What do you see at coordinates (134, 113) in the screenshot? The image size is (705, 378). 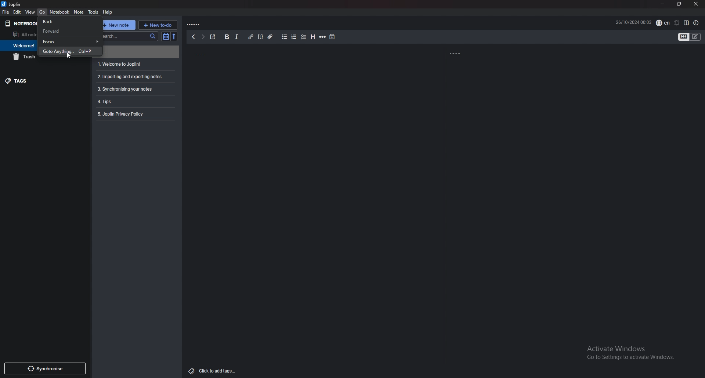 I see `note 6` at bounding box center [134, 113].